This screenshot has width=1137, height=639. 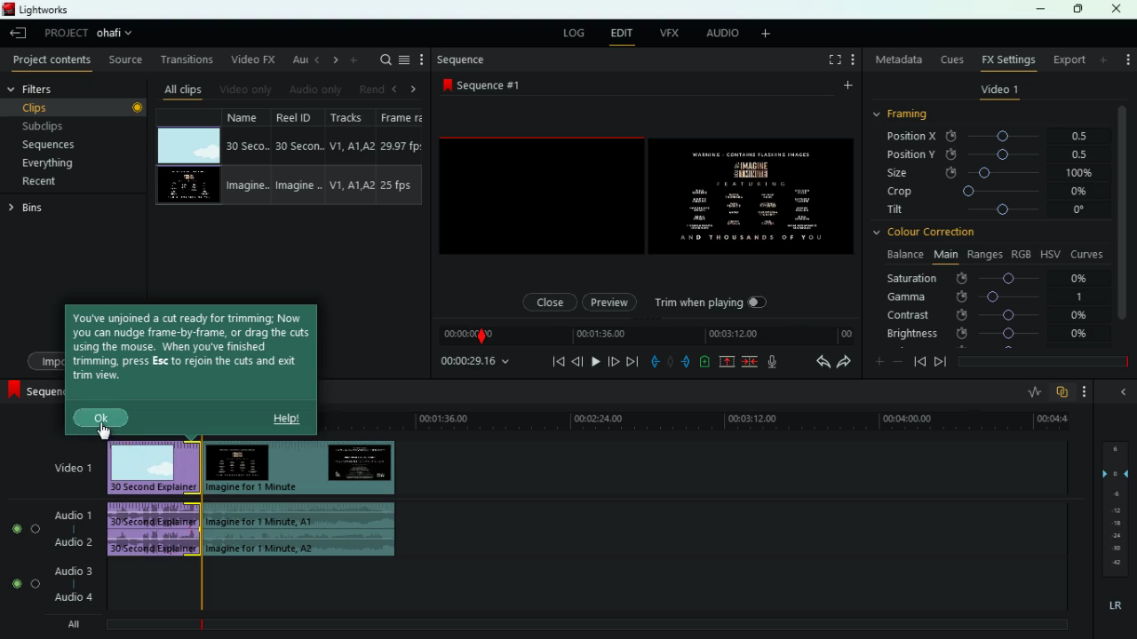 What do you see at coordinates (248, 158) in the screenshot?
I see `name` at bounding box center [248, 158].